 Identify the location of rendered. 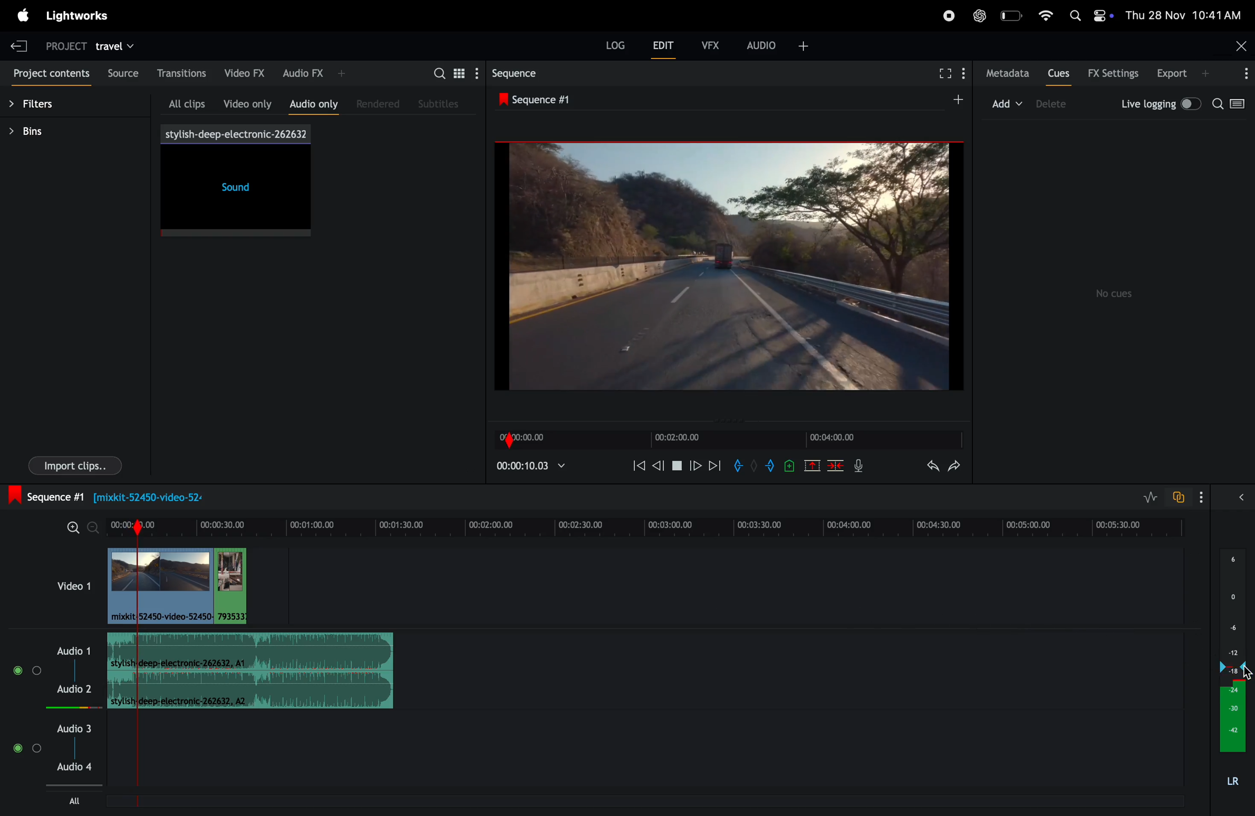
(376, 104).